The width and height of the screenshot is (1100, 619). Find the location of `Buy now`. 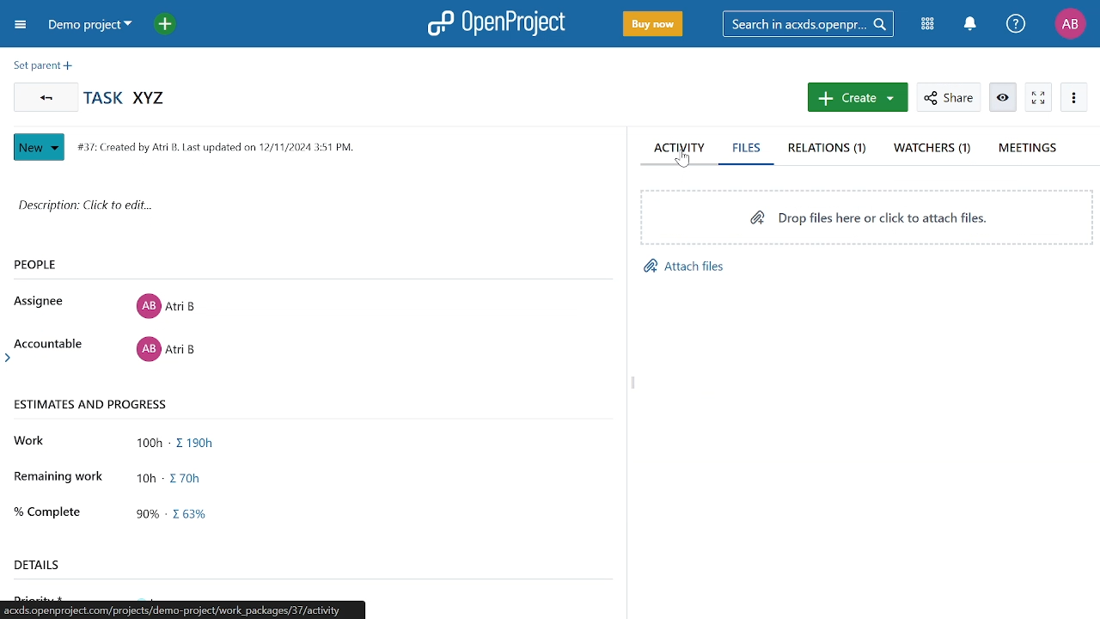

Buy now is located at coordinates (651, 23).